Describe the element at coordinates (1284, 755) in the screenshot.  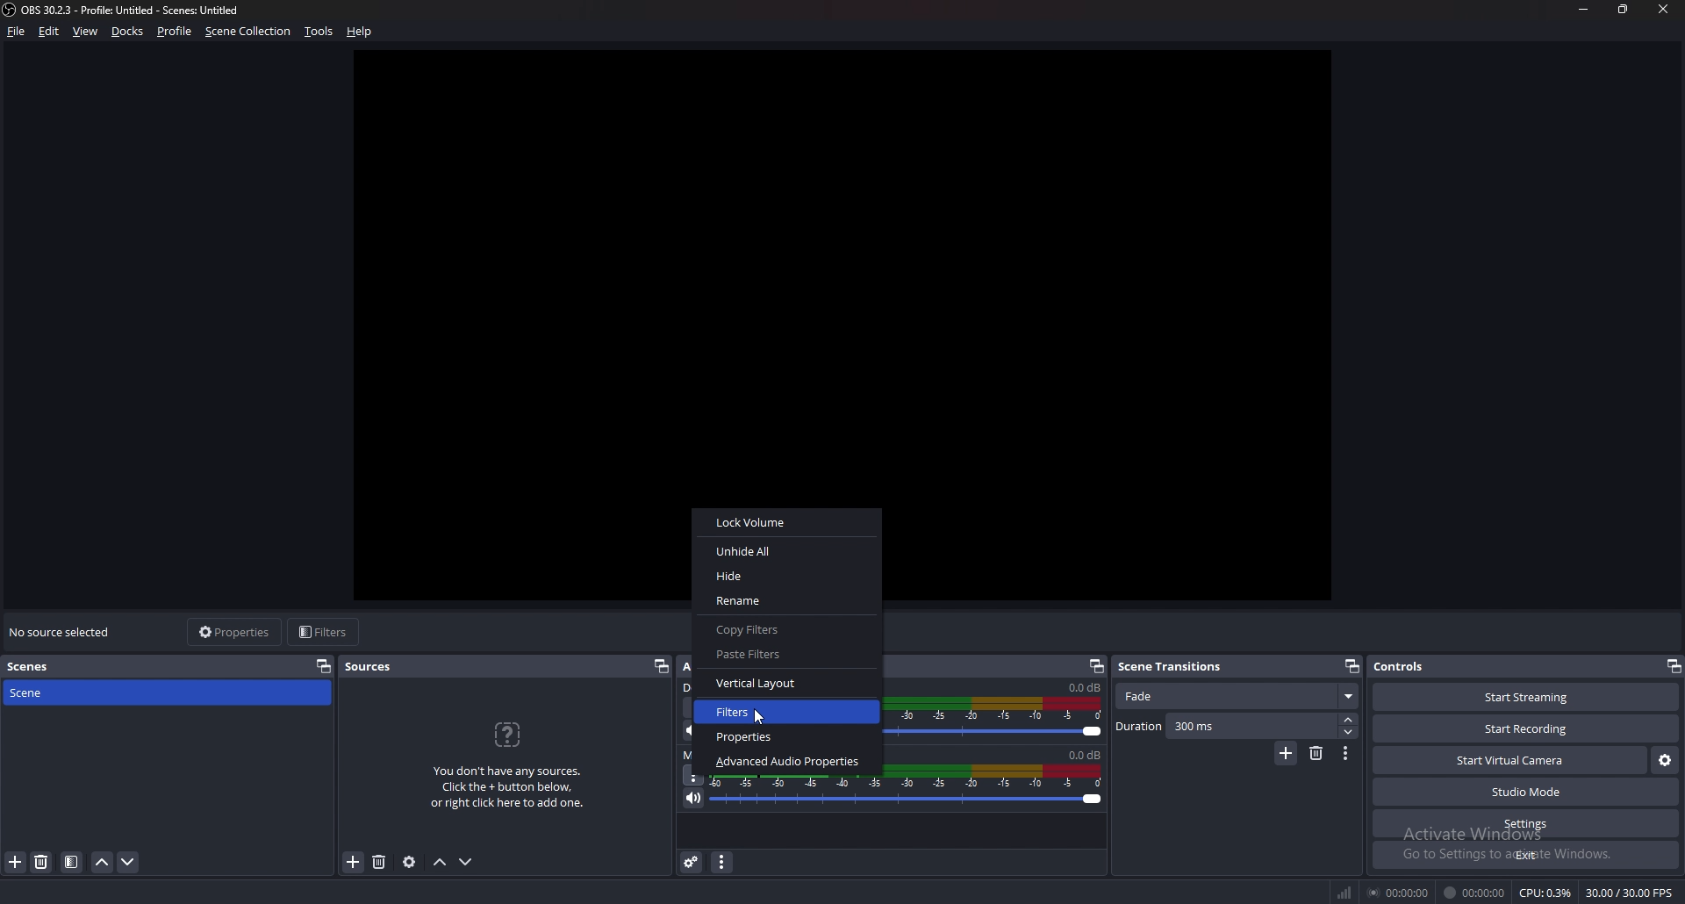
I see `add transition` at that location.